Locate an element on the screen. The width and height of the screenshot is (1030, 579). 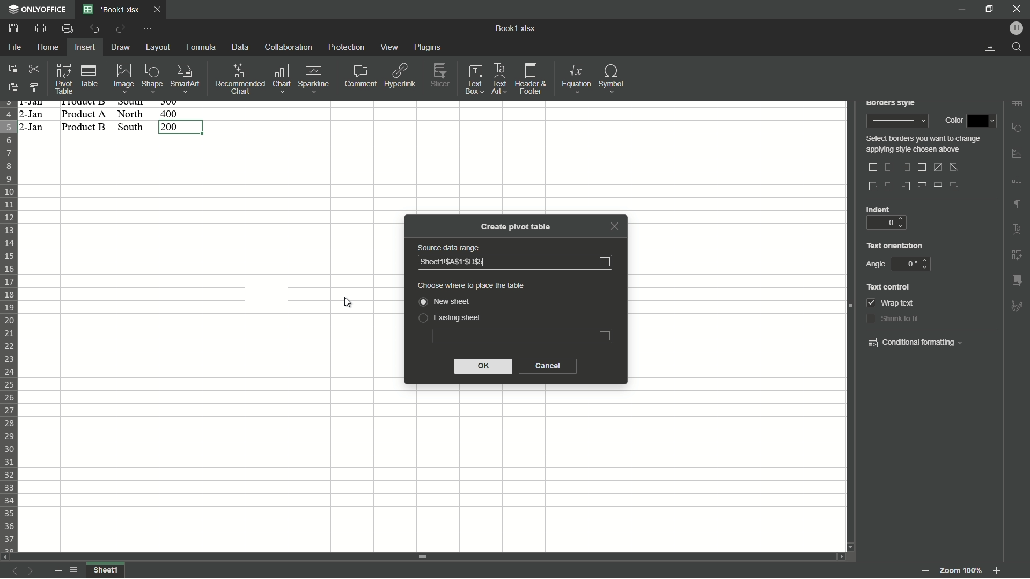
Formula is located at coordinates (200, 47).